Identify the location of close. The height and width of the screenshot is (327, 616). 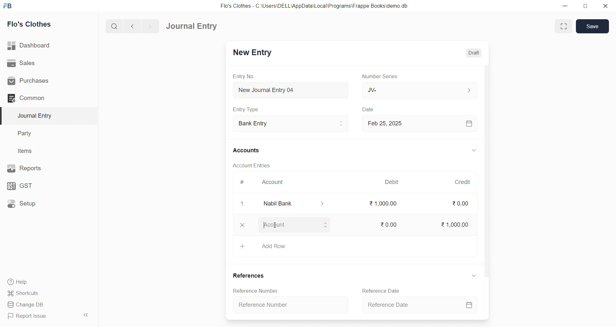
(603, 6).